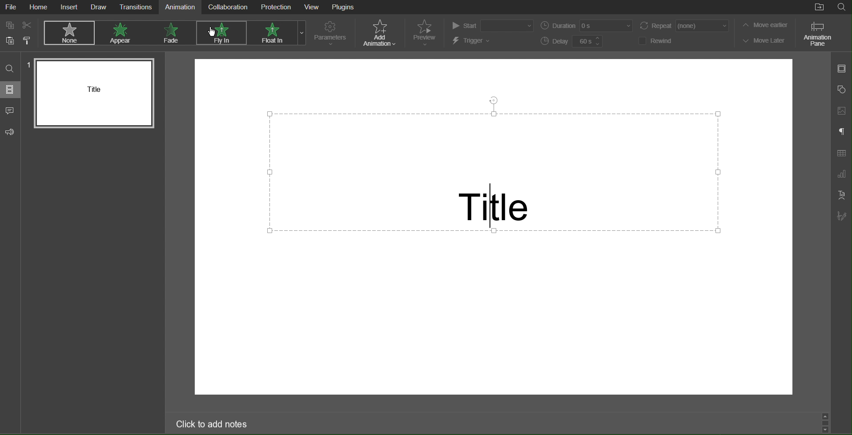 The image size is (852, 435). I want to click on cursor, so click(215, 32).